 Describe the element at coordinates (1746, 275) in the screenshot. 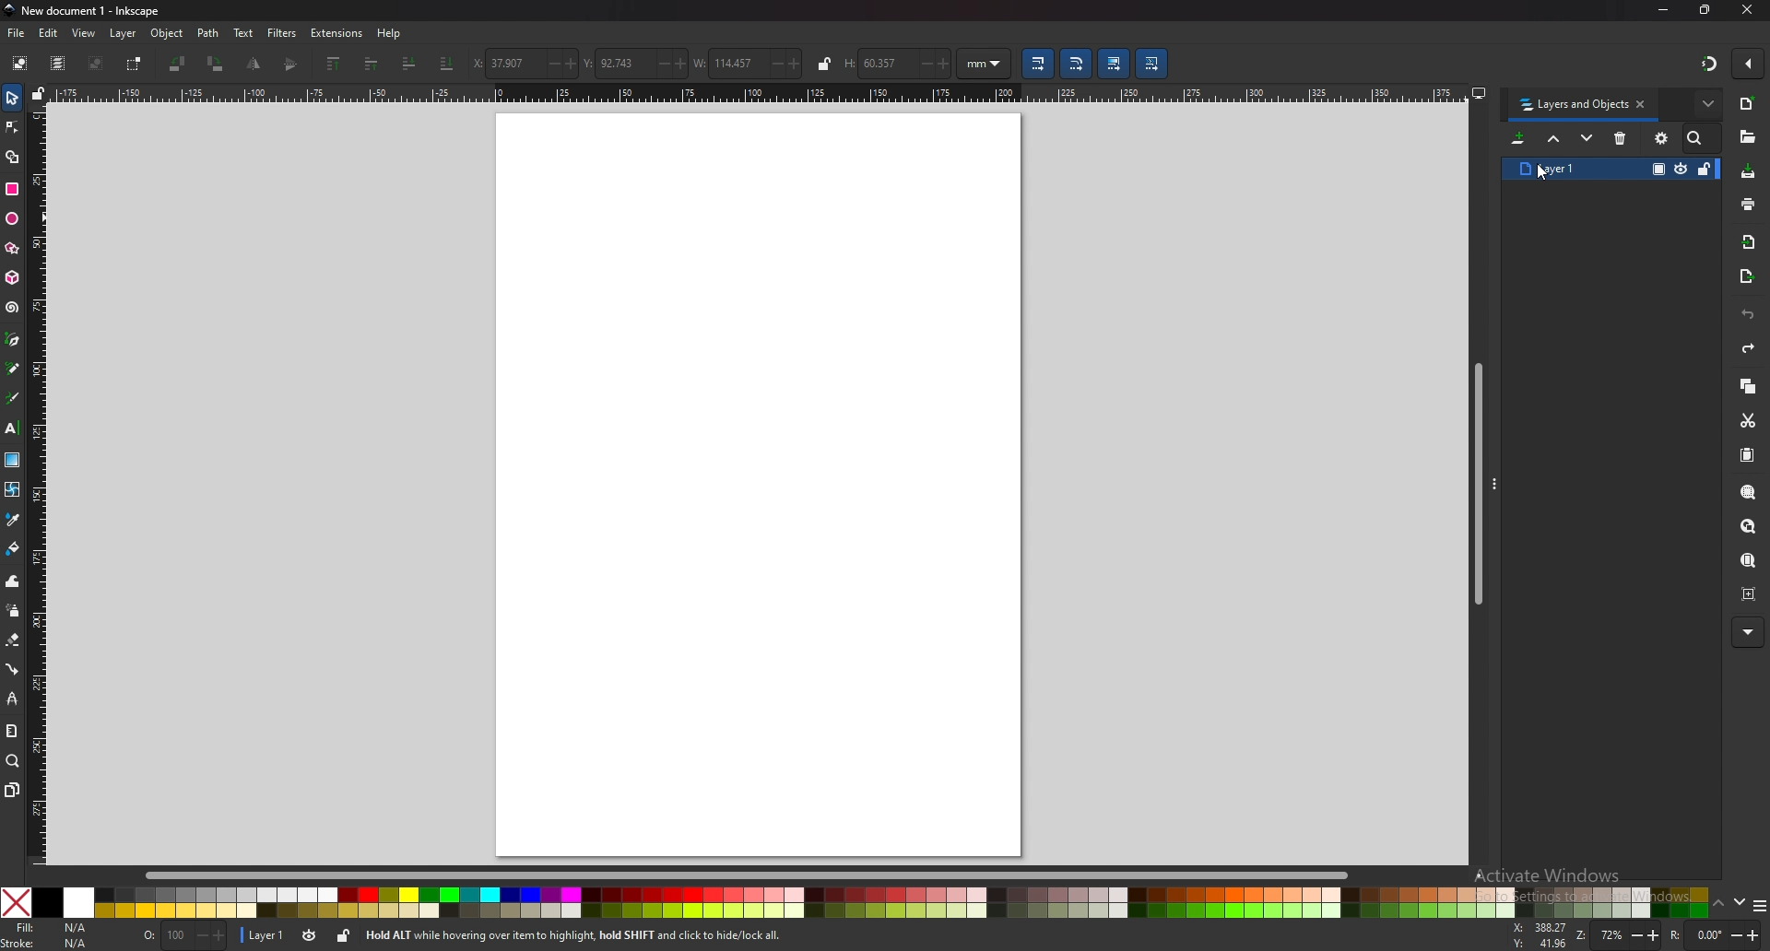

I see `export` at that location.